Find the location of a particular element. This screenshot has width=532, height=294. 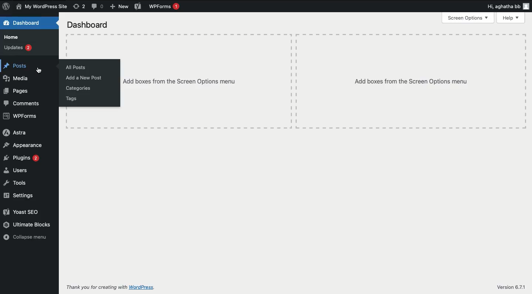

Collapse menu is located at coordinates (24, 236).